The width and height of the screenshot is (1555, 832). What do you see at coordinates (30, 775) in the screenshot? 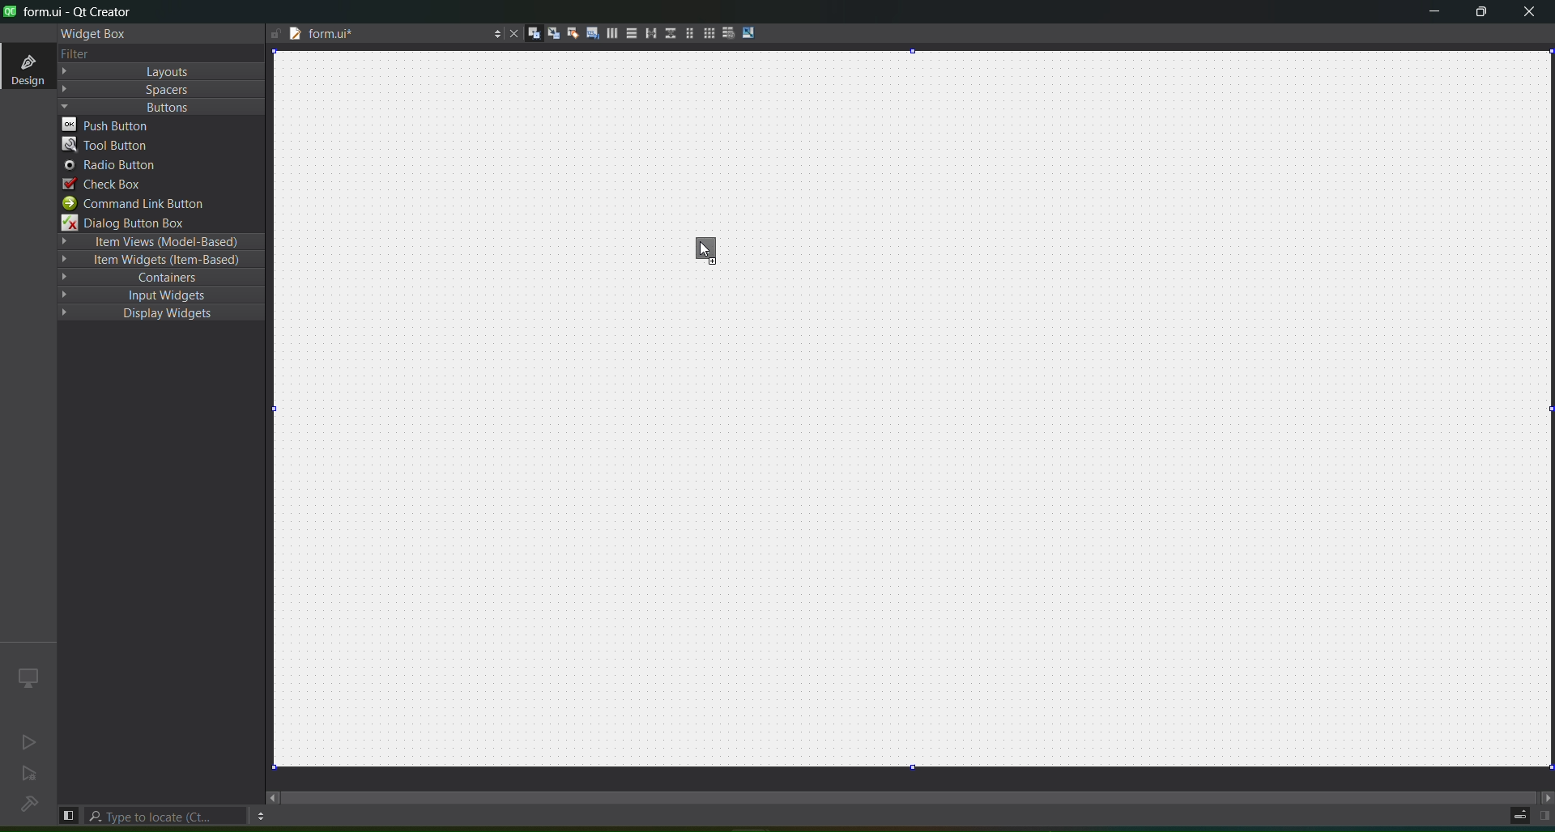
I see `no active project` at bounding box center [30, 775].